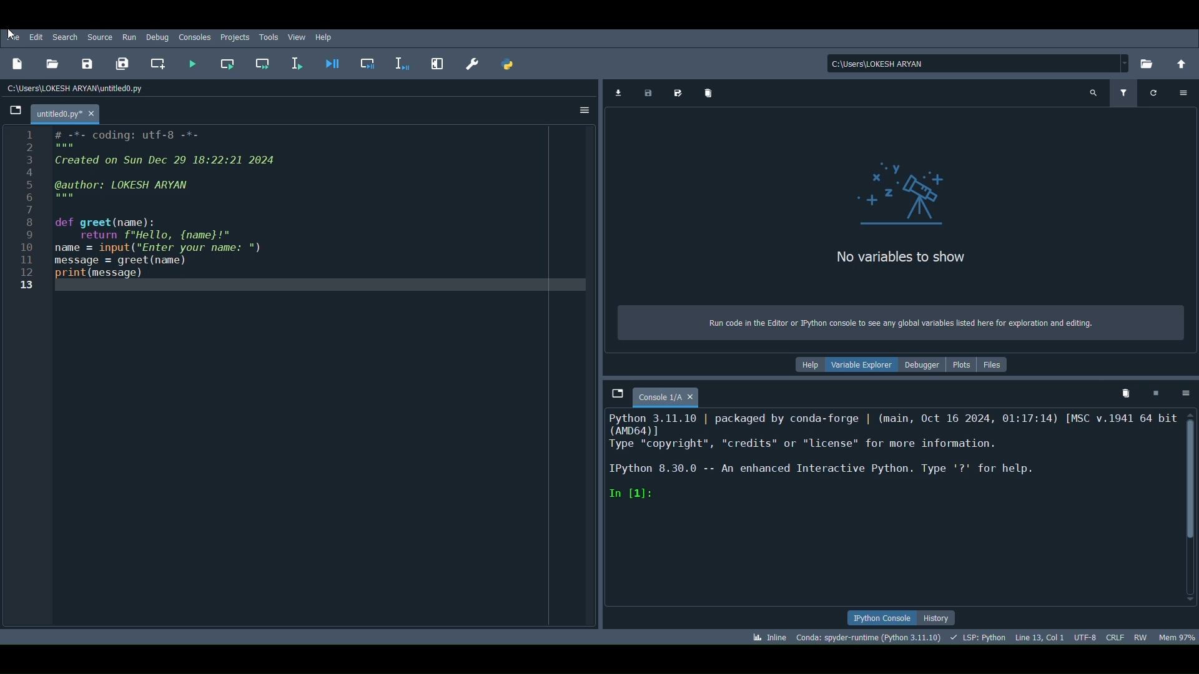  What do you see at coordinates (1184, 91) in the screenshot?
I see `Options` at bounding box center [1184, 91].